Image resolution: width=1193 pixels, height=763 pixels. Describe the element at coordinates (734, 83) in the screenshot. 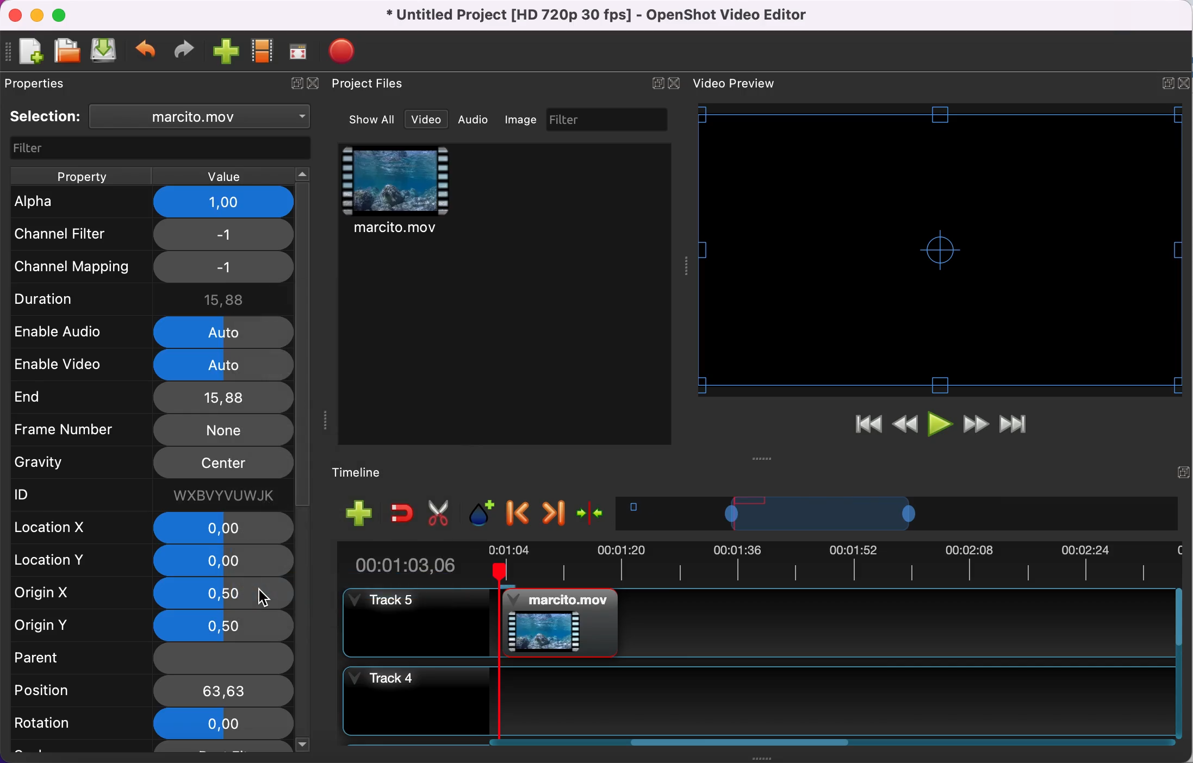

I see `Text` at that location.